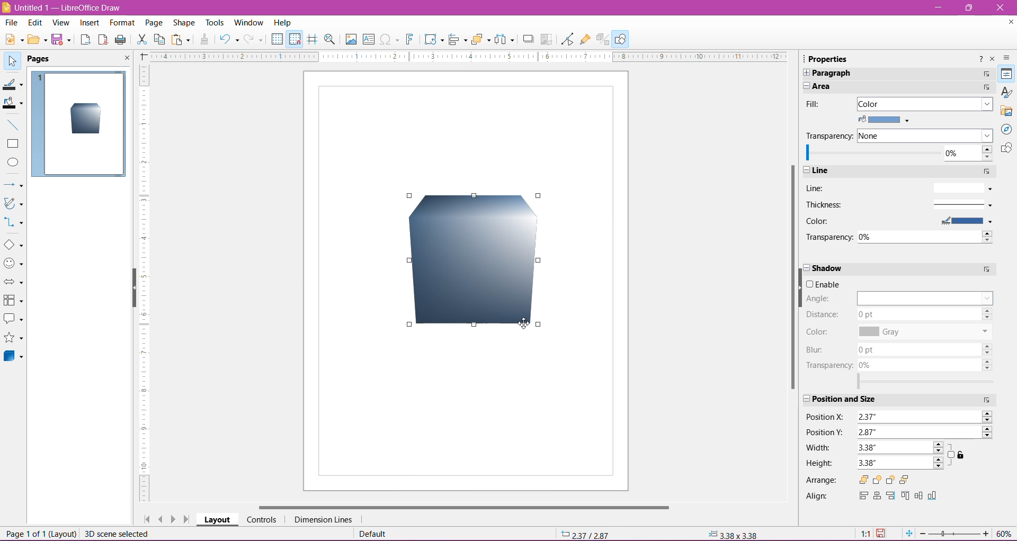 This screenshot has width=1017, height=541. What do you see at coordinates (462, 507) in the screenshot?
I see `Horizontal Scroll Bar` at bounding box center [462, 507].